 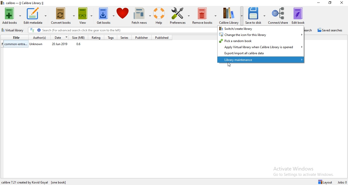 I want to click on Calibre Library, so click(x=231, y=15).